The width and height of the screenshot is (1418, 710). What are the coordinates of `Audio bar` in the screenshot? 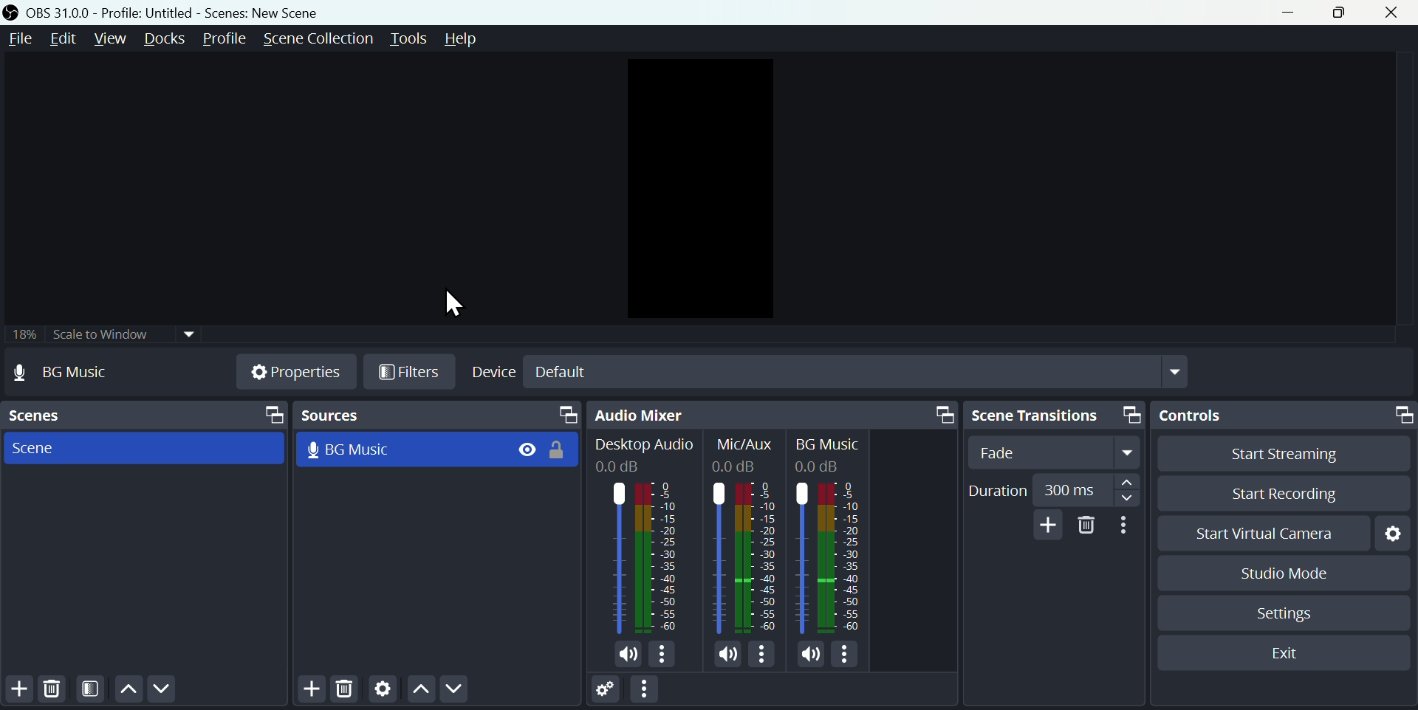 It's located at (641, 557).